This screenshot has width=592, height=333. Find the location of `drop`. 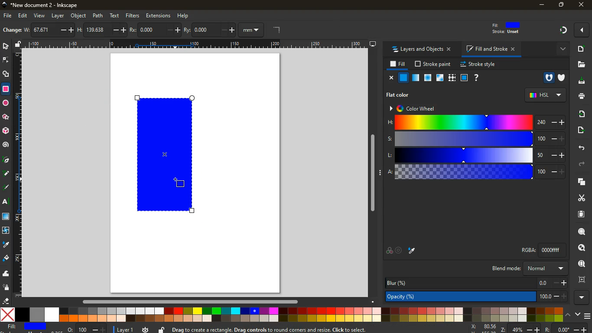

drop is located at coordinates (413, 251).